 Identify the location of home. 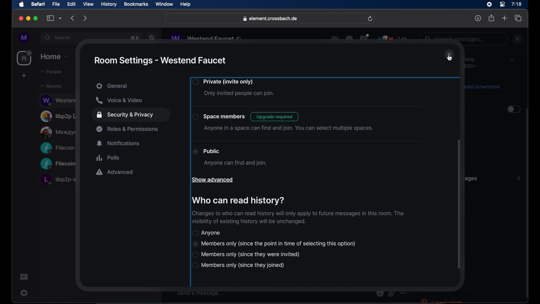
(25, 58).